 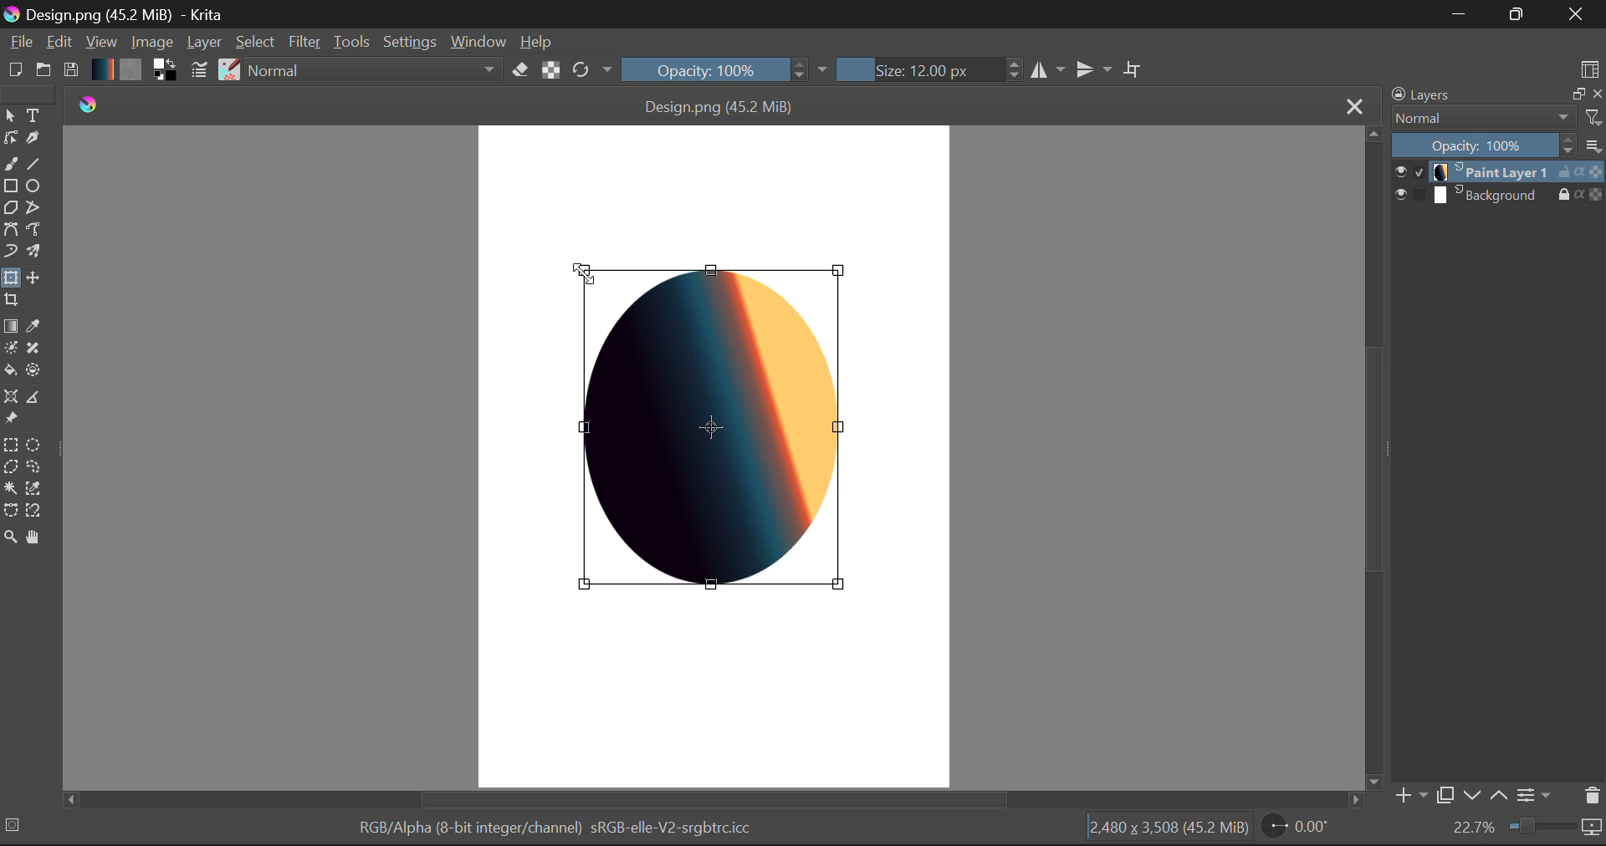 I want to click on Blending Mode, so click(x=375, y=69).